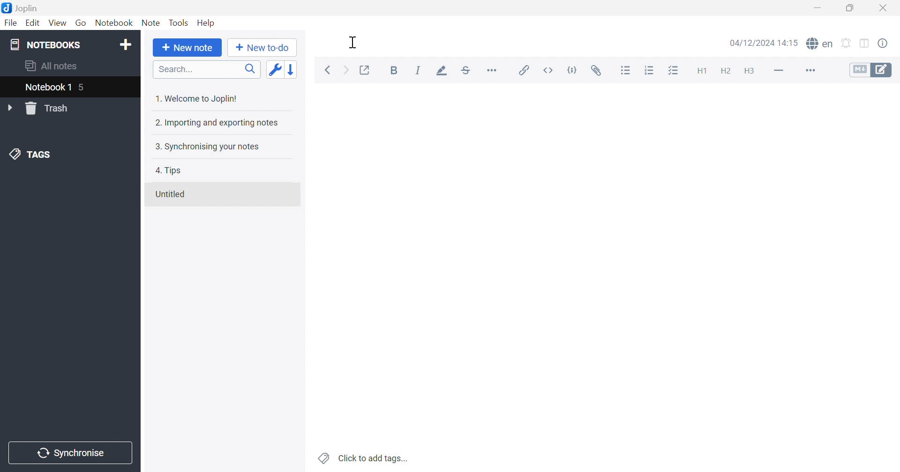  What do you see at coordinates (701, 72) in the screenshot?
I see `Heading 1` at bounding box center [701, 72].